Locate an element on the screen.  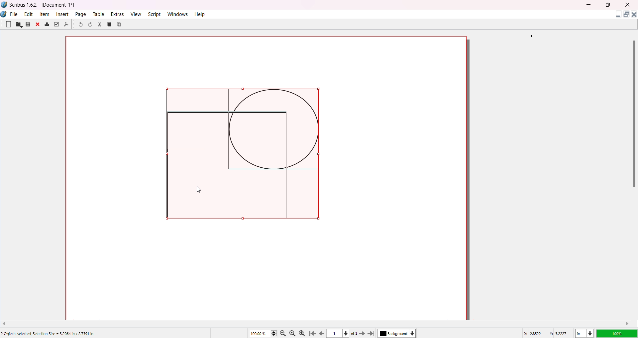
MInimize is located at coordinates (590, 5).